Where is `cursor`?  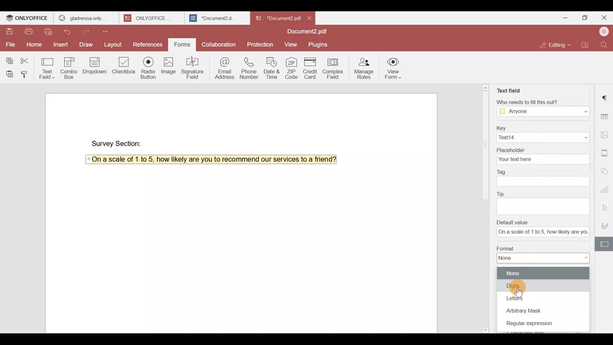
cursor is located at coordinates (519, 292).